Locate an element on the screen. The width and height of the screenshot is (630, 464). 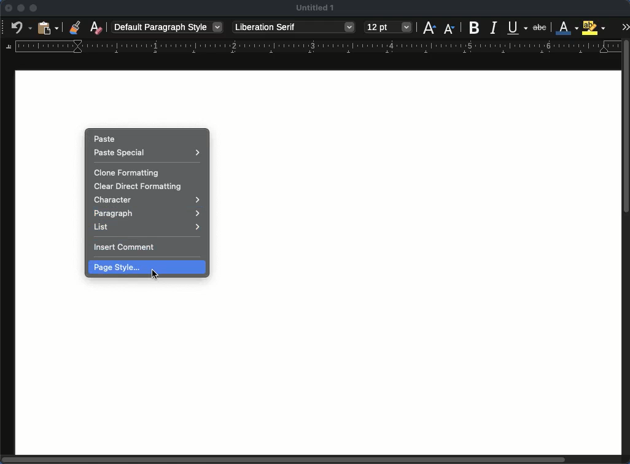
minimize is located at coordinates (20, 9).